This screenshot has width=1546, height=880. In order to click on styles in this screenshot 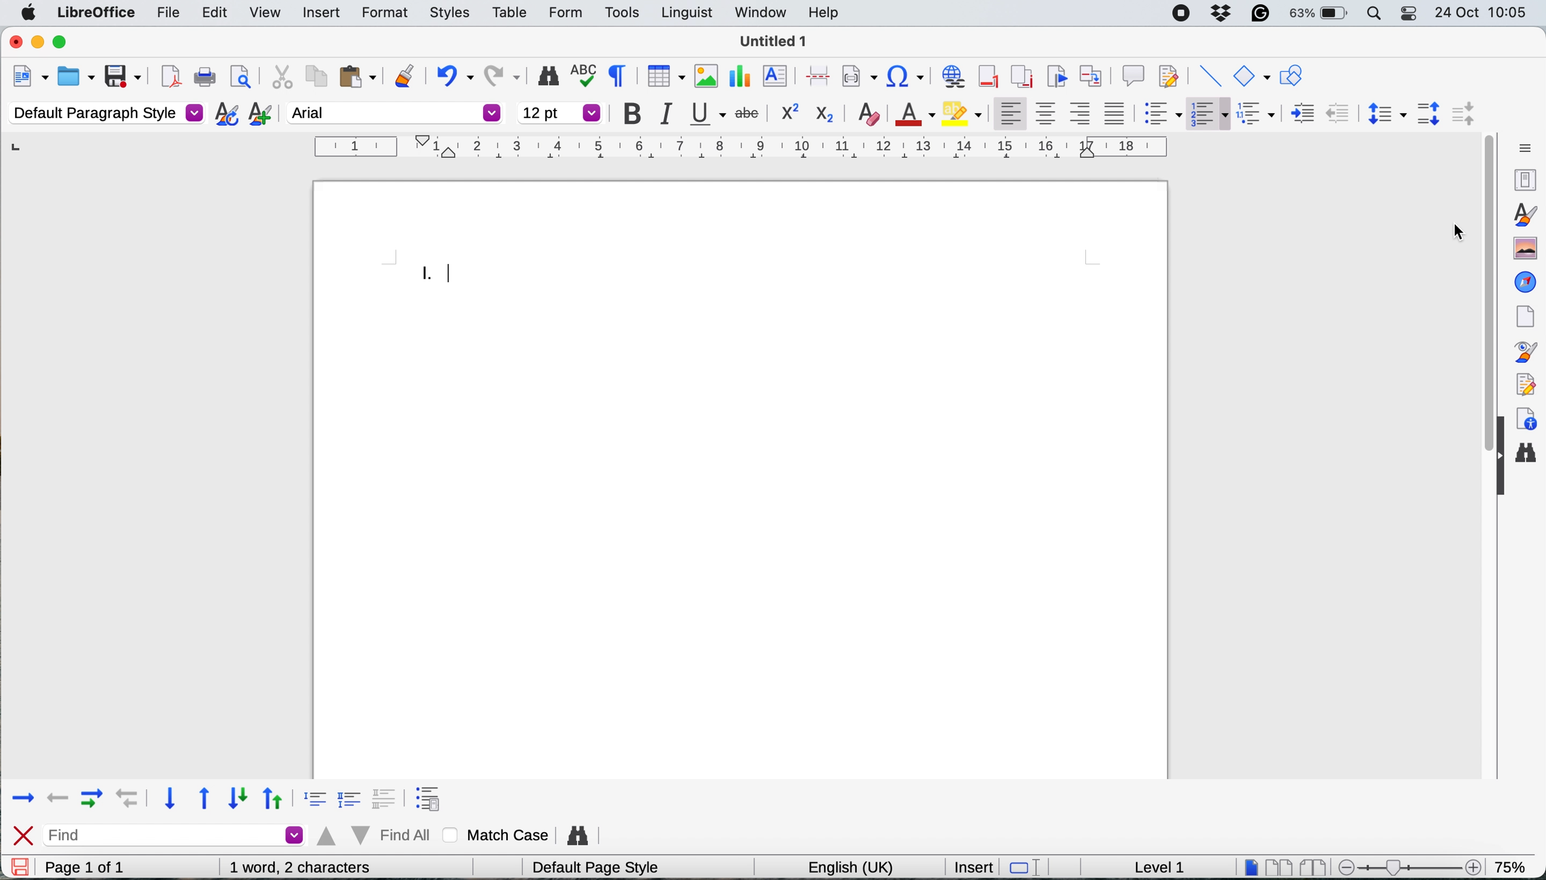, I will do `click(1523, 213)`.